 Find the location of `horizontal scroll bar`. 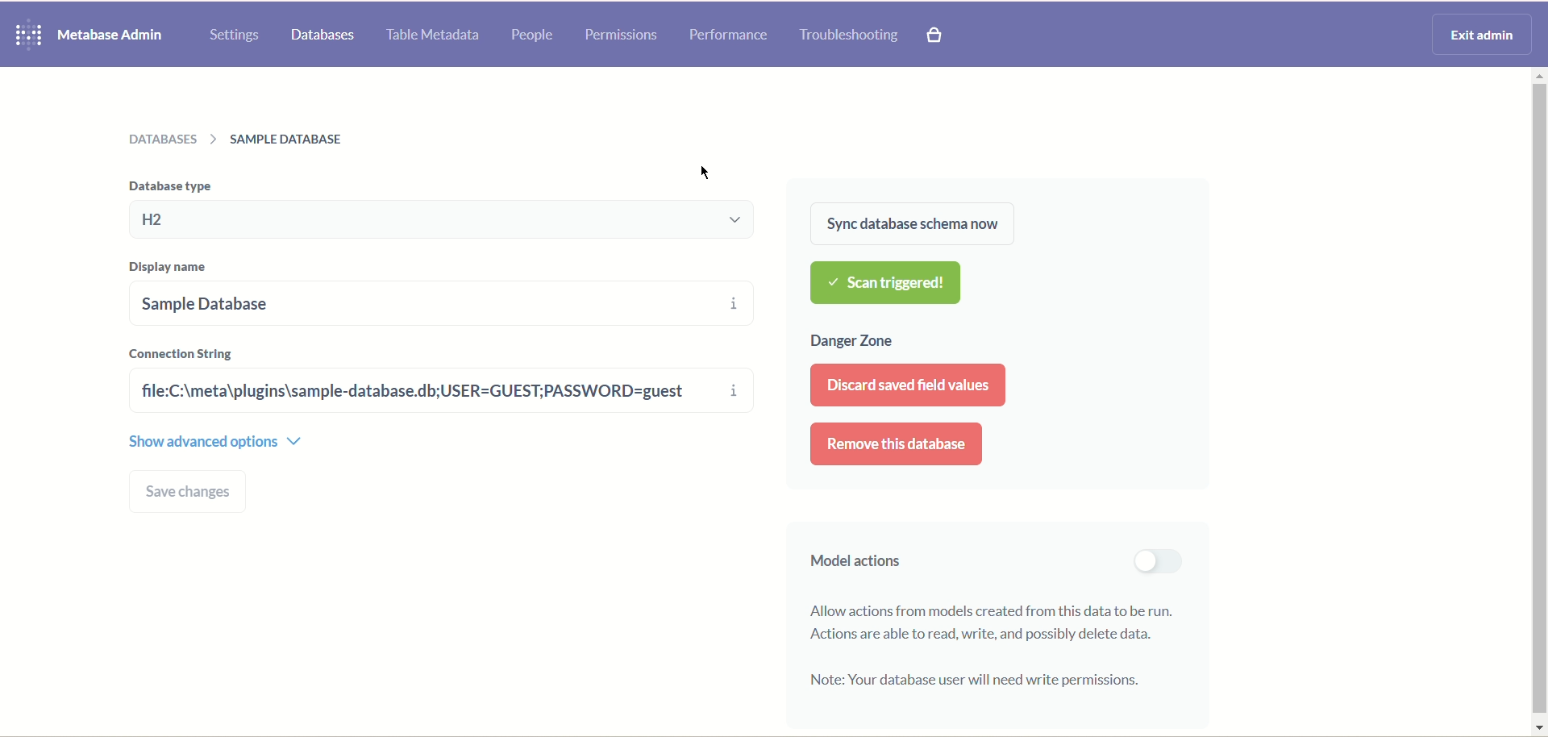

horizontal scroll bar is located at coordinates (1538, 400).